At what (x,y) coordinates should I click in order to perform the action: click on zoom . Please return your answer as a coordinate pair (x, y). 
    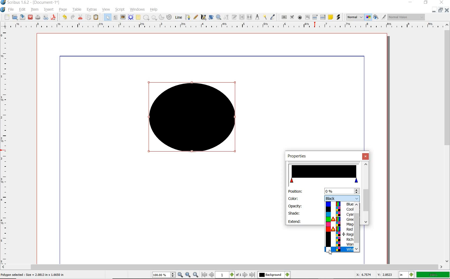
    Looking at the image, I should click on (164, 275).